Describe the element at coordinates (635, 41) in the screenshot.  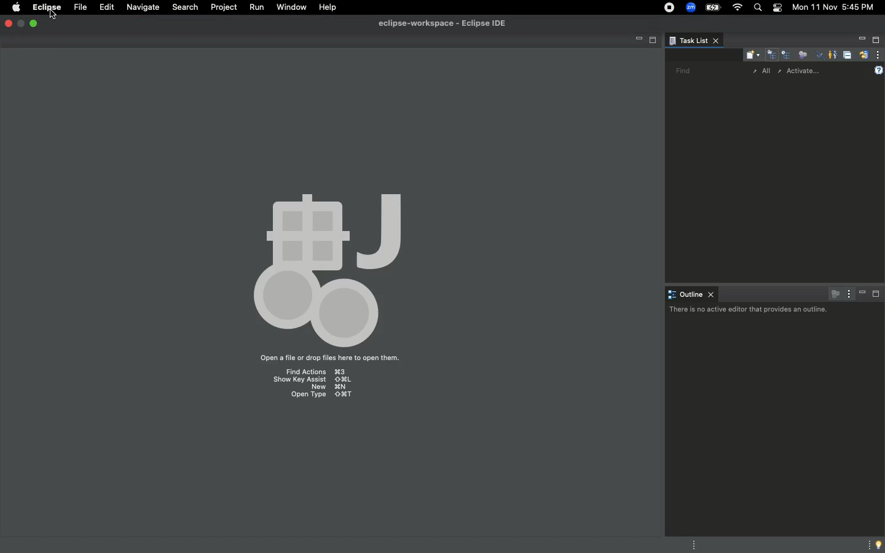
I see `Minimize` at that location.